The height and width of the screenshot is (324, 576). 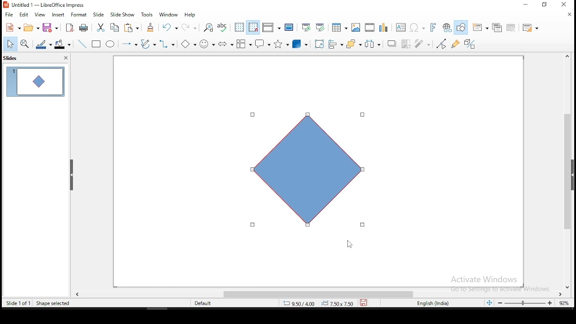 I want to click on view, so click(x=39, y=14).